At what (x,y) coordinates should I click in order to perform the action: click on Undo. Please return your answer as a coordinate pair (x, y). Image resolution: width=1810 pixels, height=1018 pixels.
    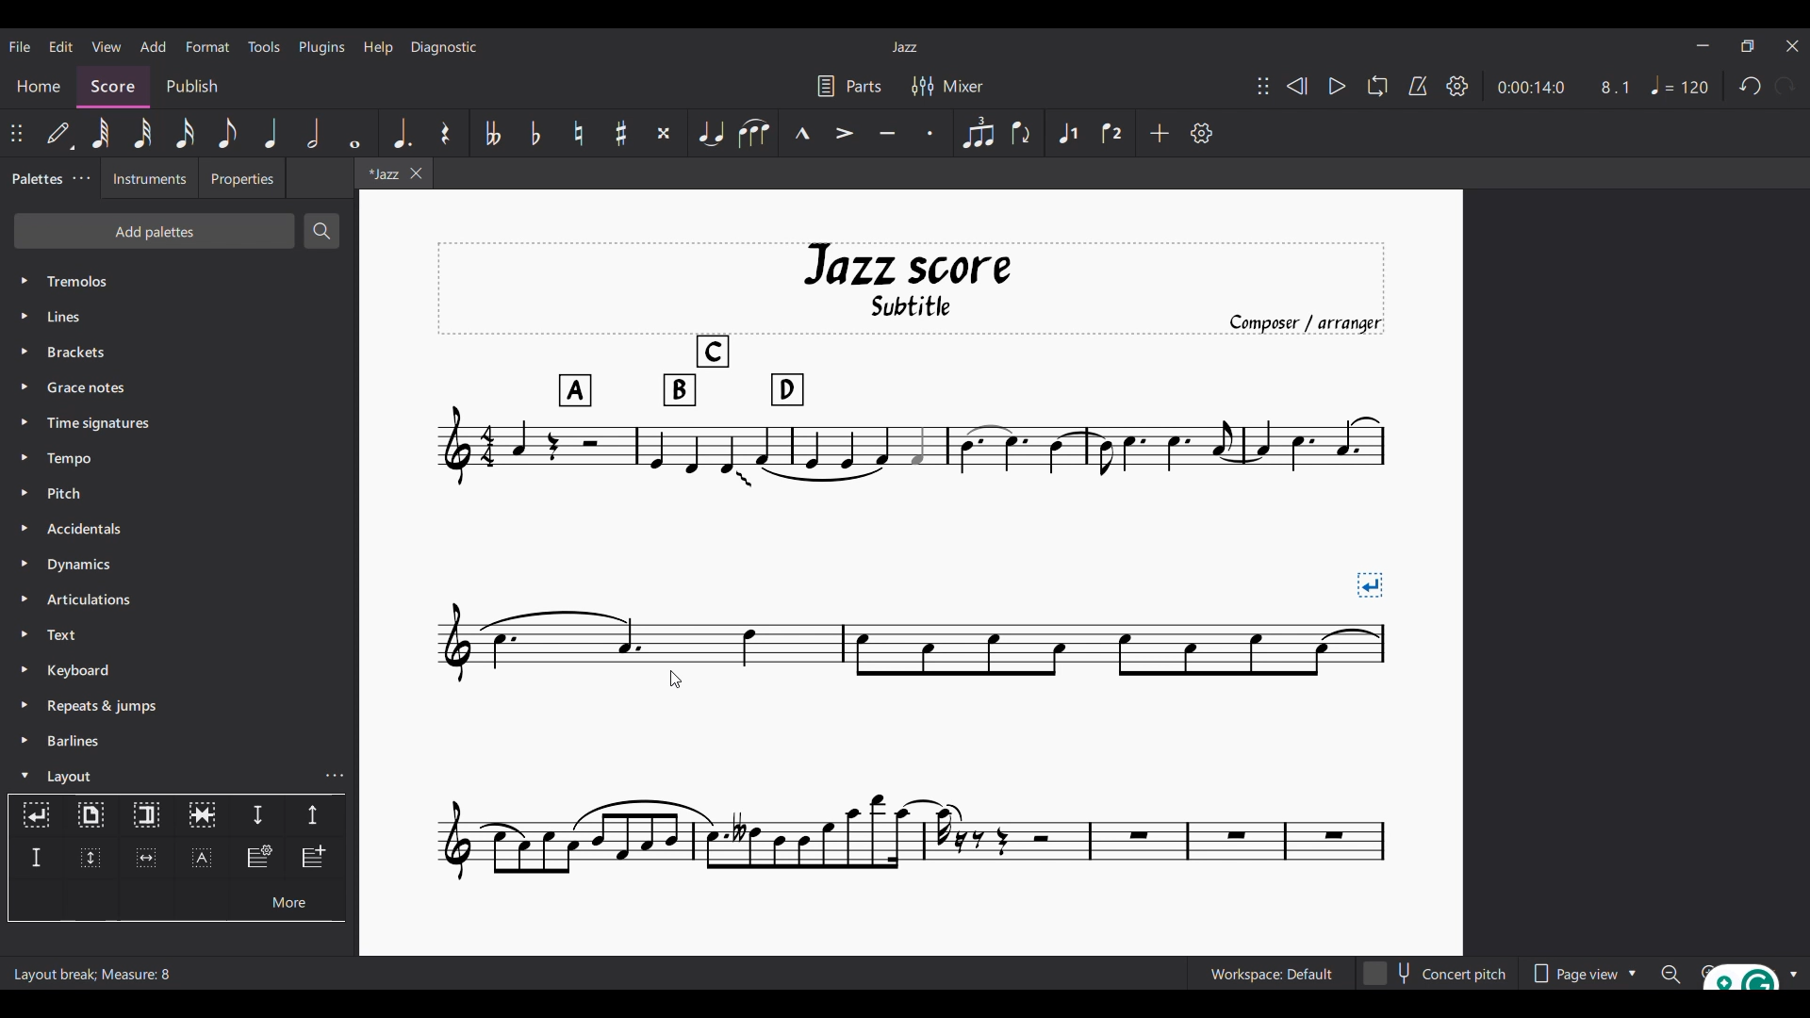
    Looking at the image, I should click on (1751, 86).